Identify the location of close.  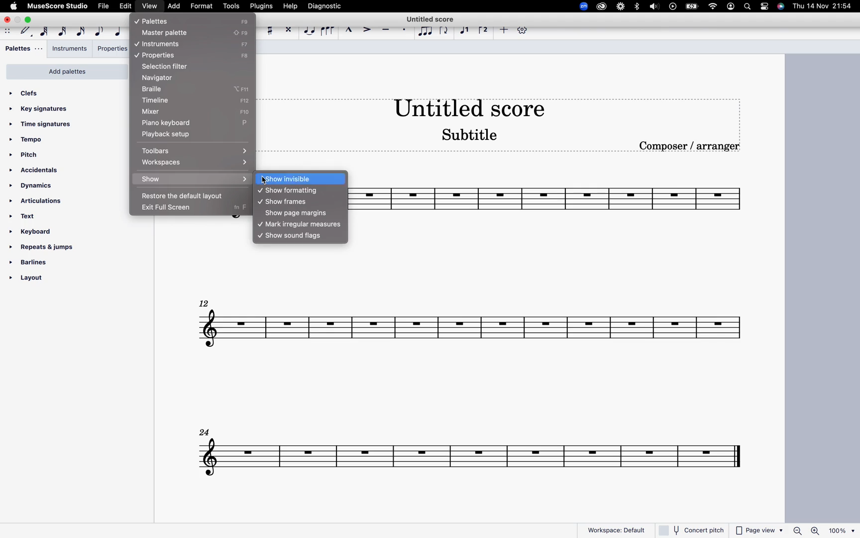
(6, 19).